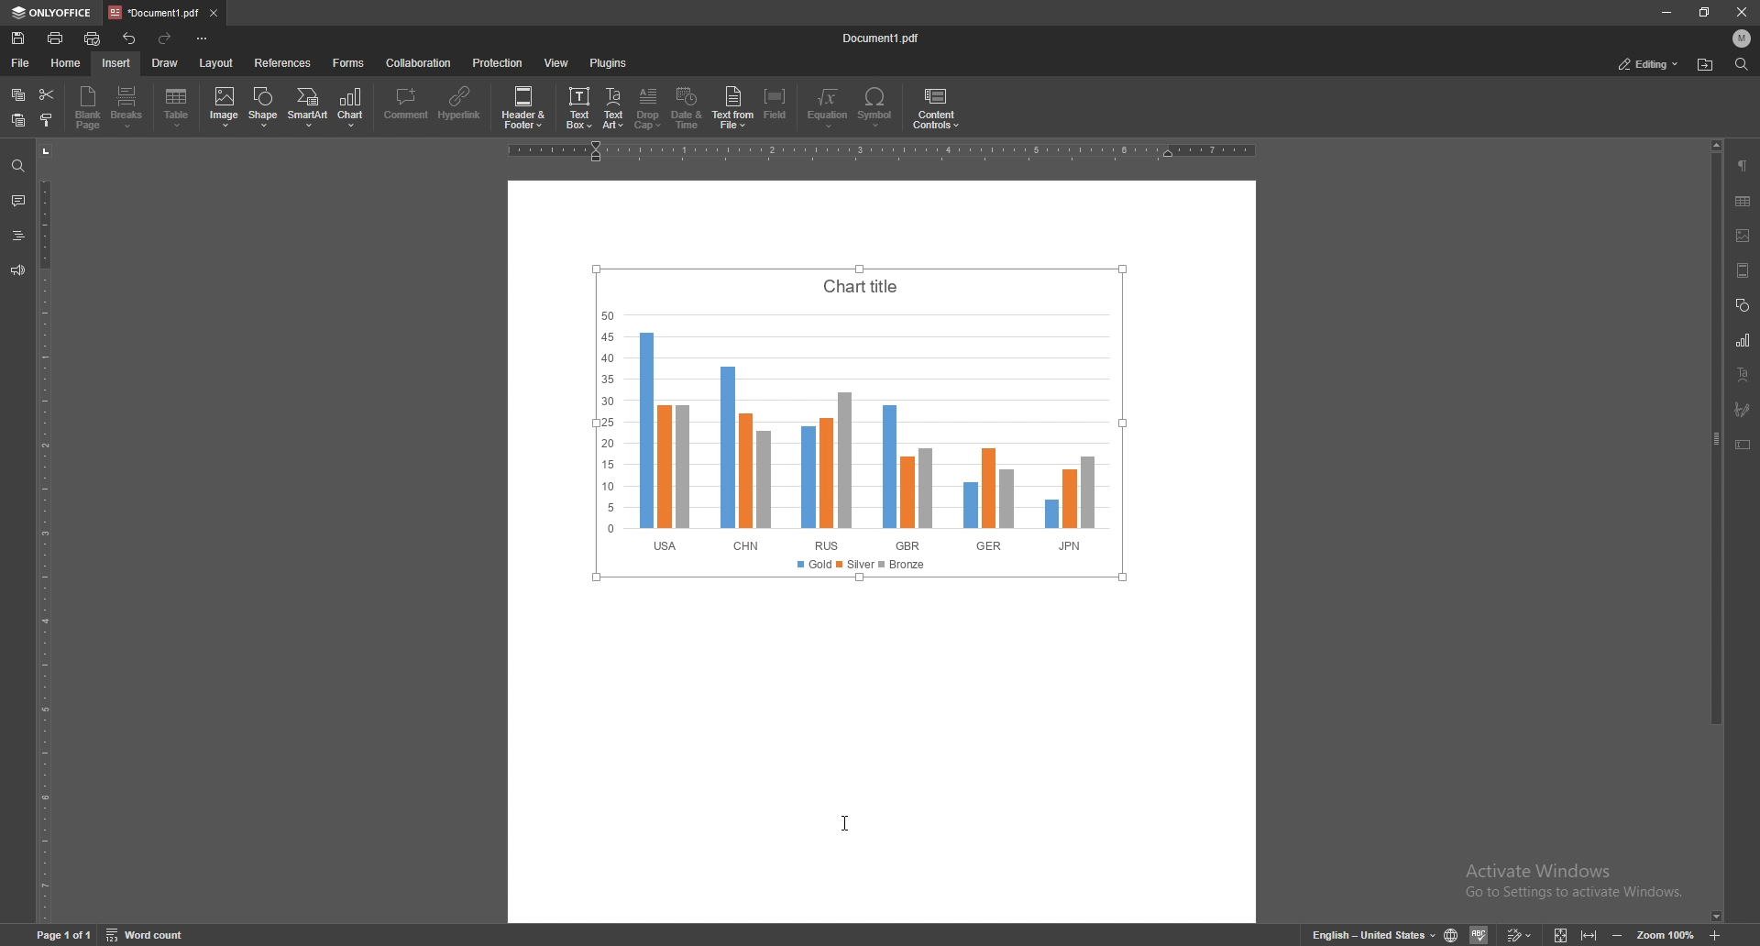 The image size is (1760, 946). I want to click on tab, so click(153, 12).